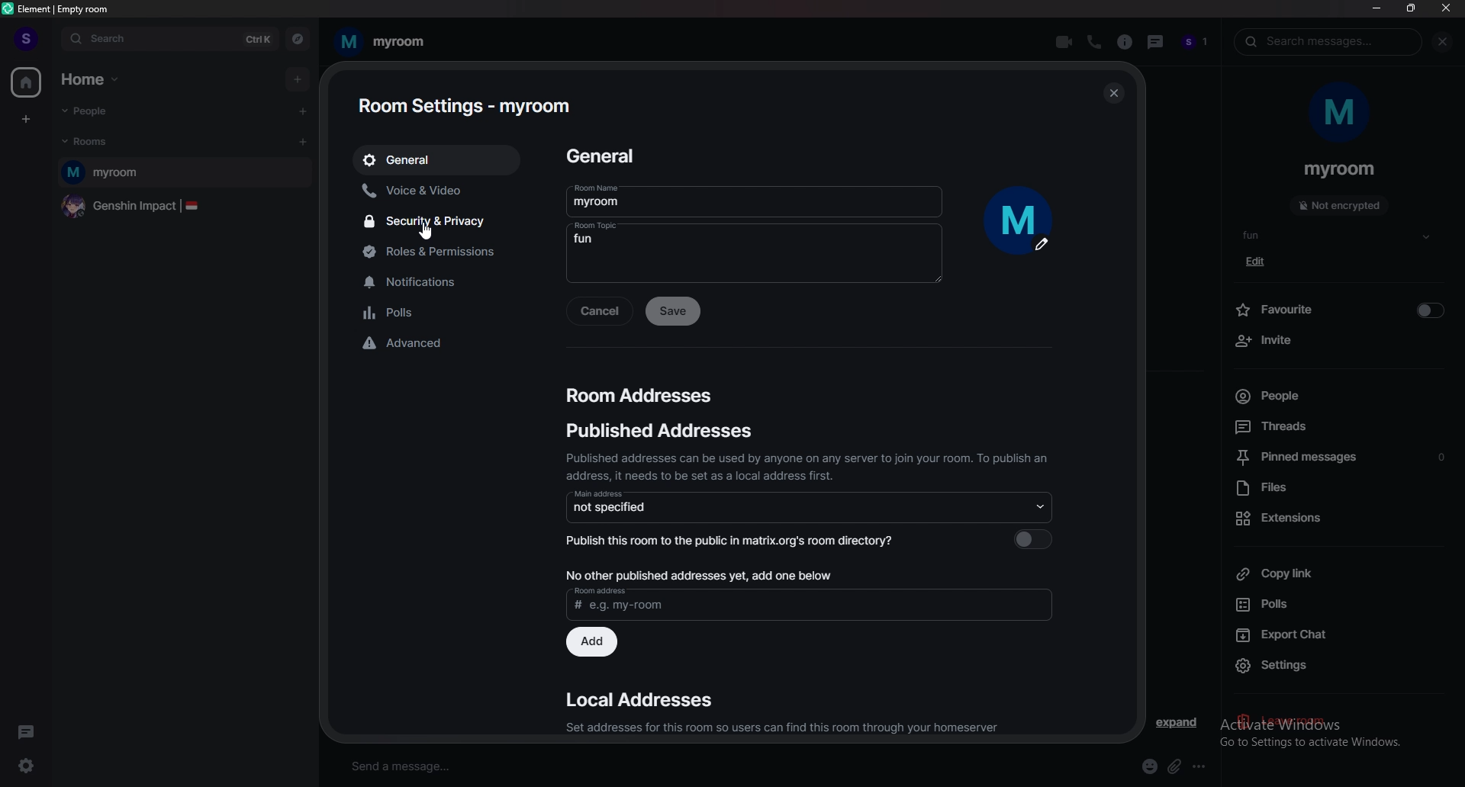 The height and width of the screenshot is (787, 1465). What do you see at coordinates (1125, 43) in the screenshot?
I see `room info` at bounding box center [1125, 43].